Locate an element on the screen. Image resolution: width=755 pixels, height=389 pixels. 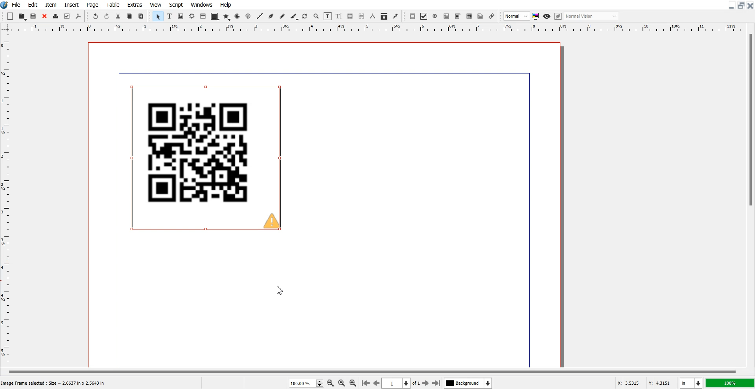
Render frame is located at coordinates (192, 16).